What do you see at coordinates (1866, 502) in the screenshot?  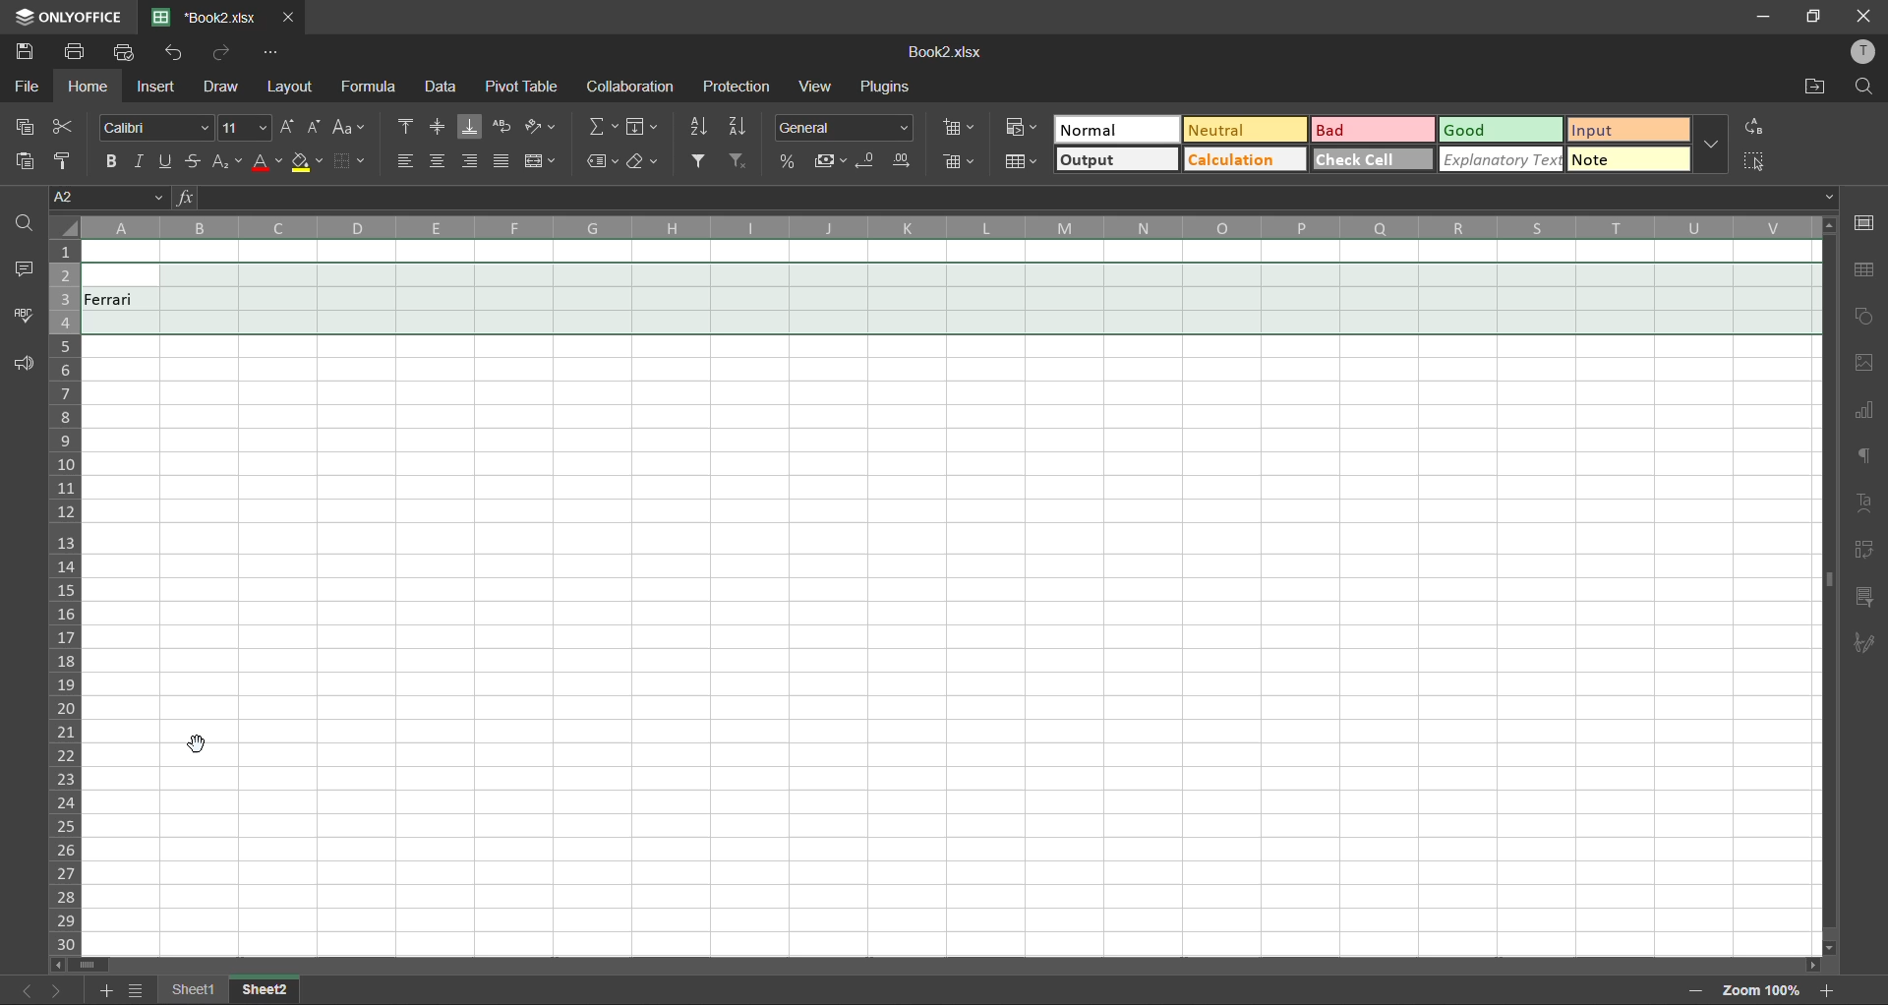 I see `text` at bounding box center [1866, 502].